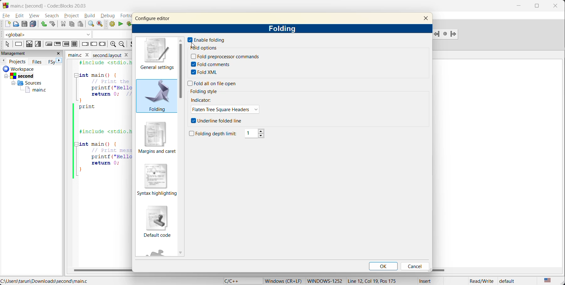 This screenshot has width=565, height=285. Describe the element at coordinates (34, 15) in the screenshot. I see `view` at that location.